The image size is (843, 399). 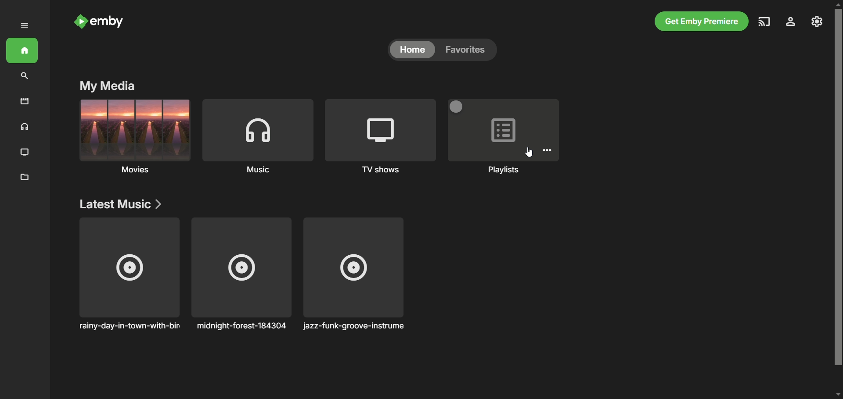 I want to click on search, so click(x=25, y=76).